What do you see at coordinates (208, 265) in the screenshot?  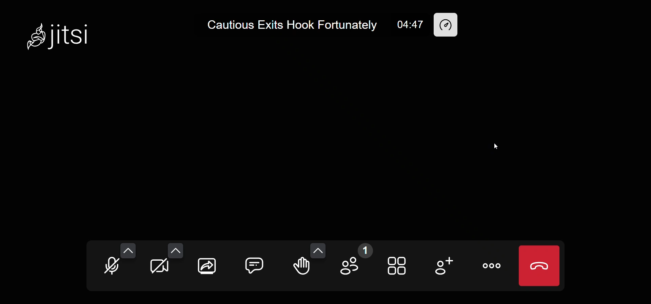 I see `screen share` at bounding box center [208, 265].